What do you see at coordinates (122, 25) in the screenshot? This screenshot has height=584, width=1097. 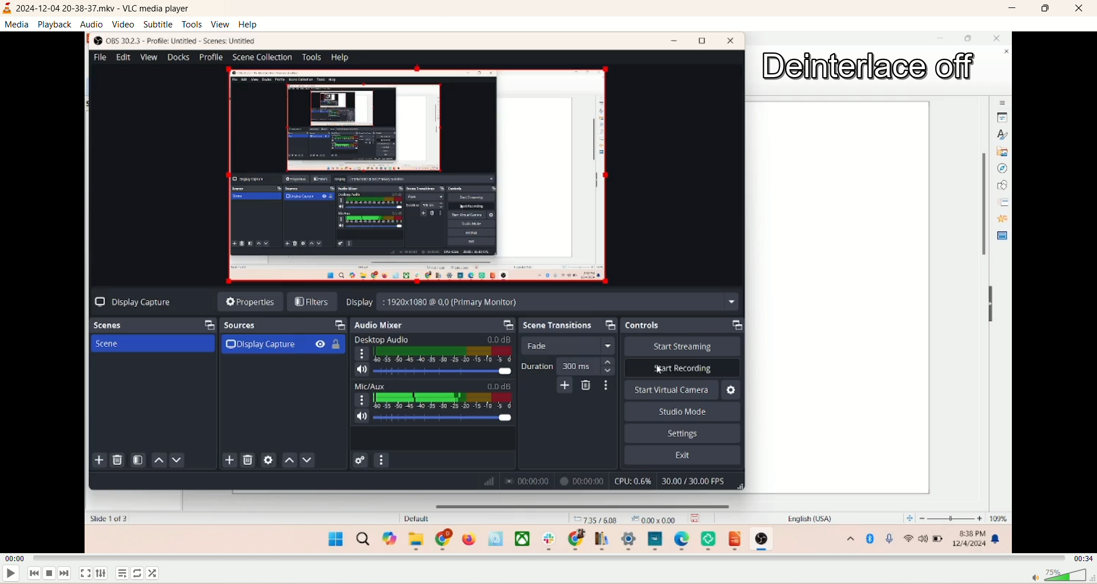 I see `video` at bounding box center [122, 25].